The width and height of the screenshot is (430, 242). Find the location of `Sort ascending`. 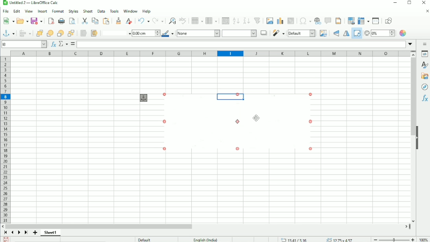

Sort ascending is located at coordinates (236, 21).